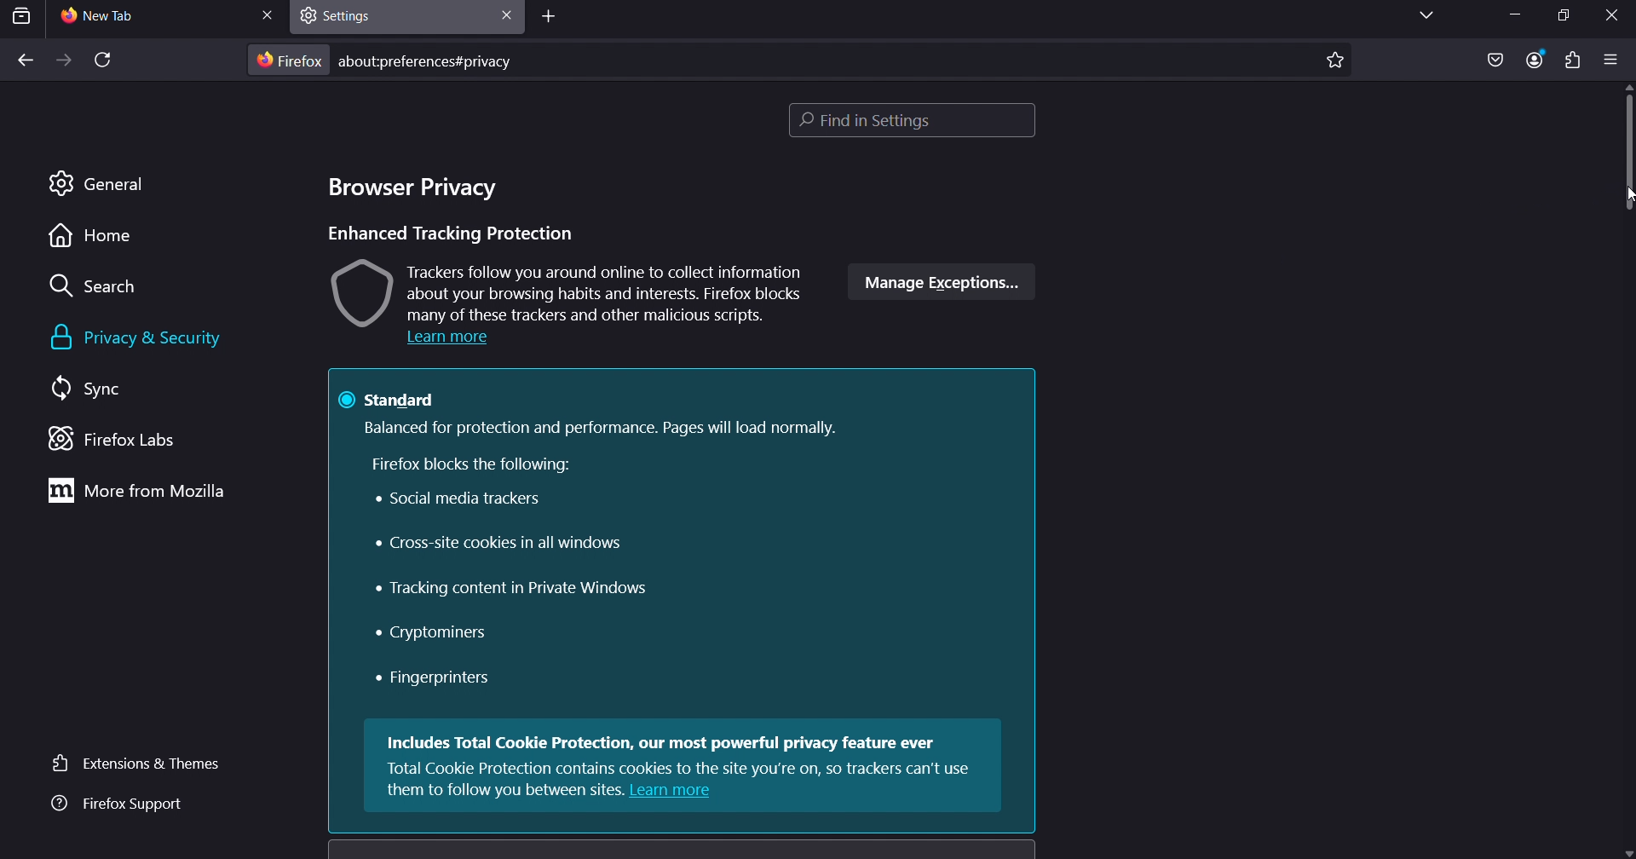  I want to click on about:preferences#privacy, so click(435, 60).